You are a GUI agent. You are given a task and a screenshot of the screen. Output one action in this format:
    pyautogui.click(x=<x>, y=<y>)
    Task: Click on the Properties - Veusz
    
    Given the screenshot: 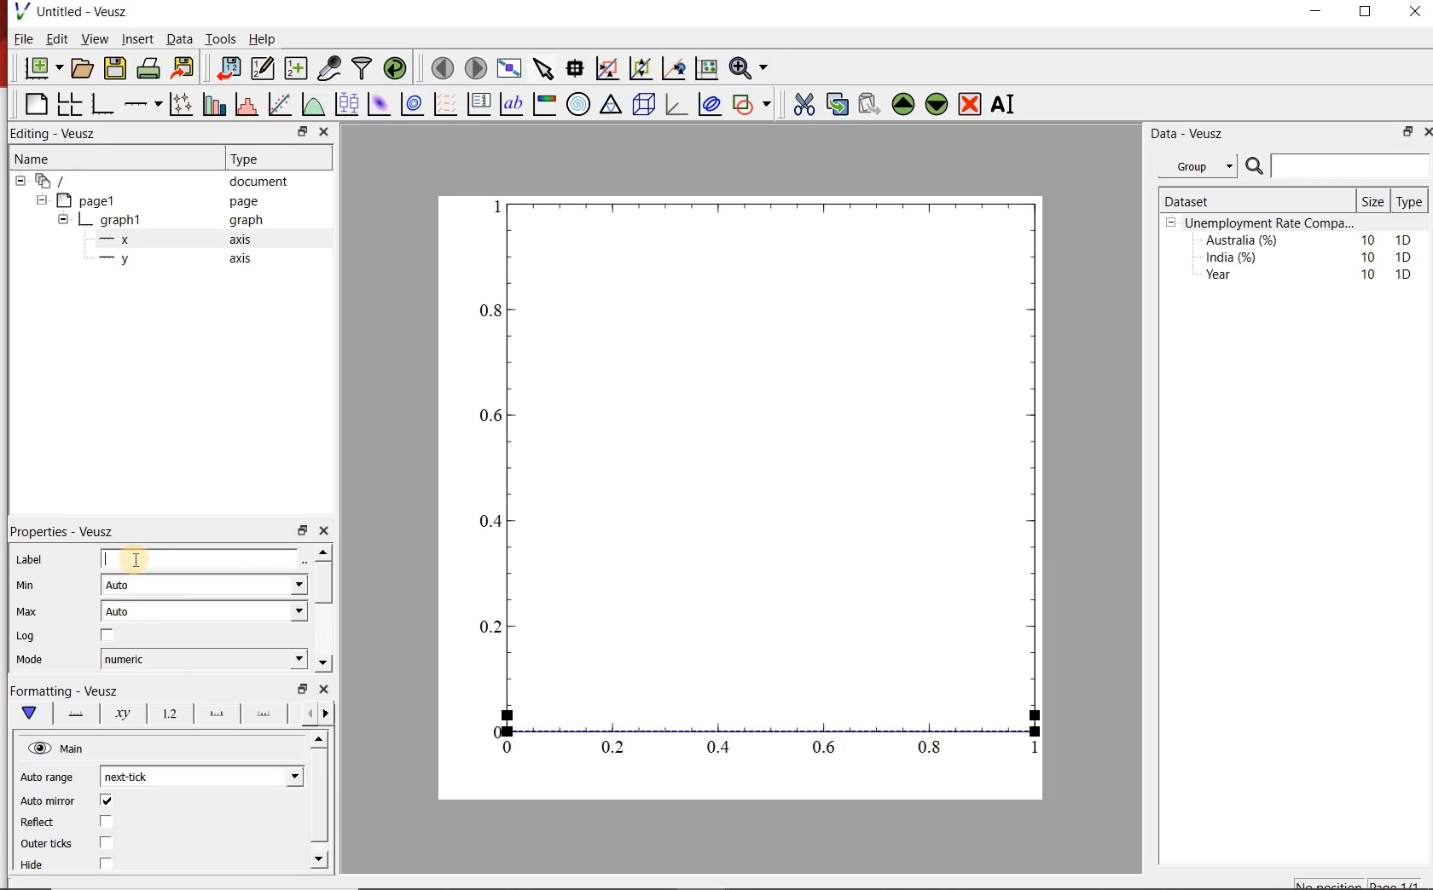 What is the action you would take?
    pyautogui.click(x=65, y=533)
    